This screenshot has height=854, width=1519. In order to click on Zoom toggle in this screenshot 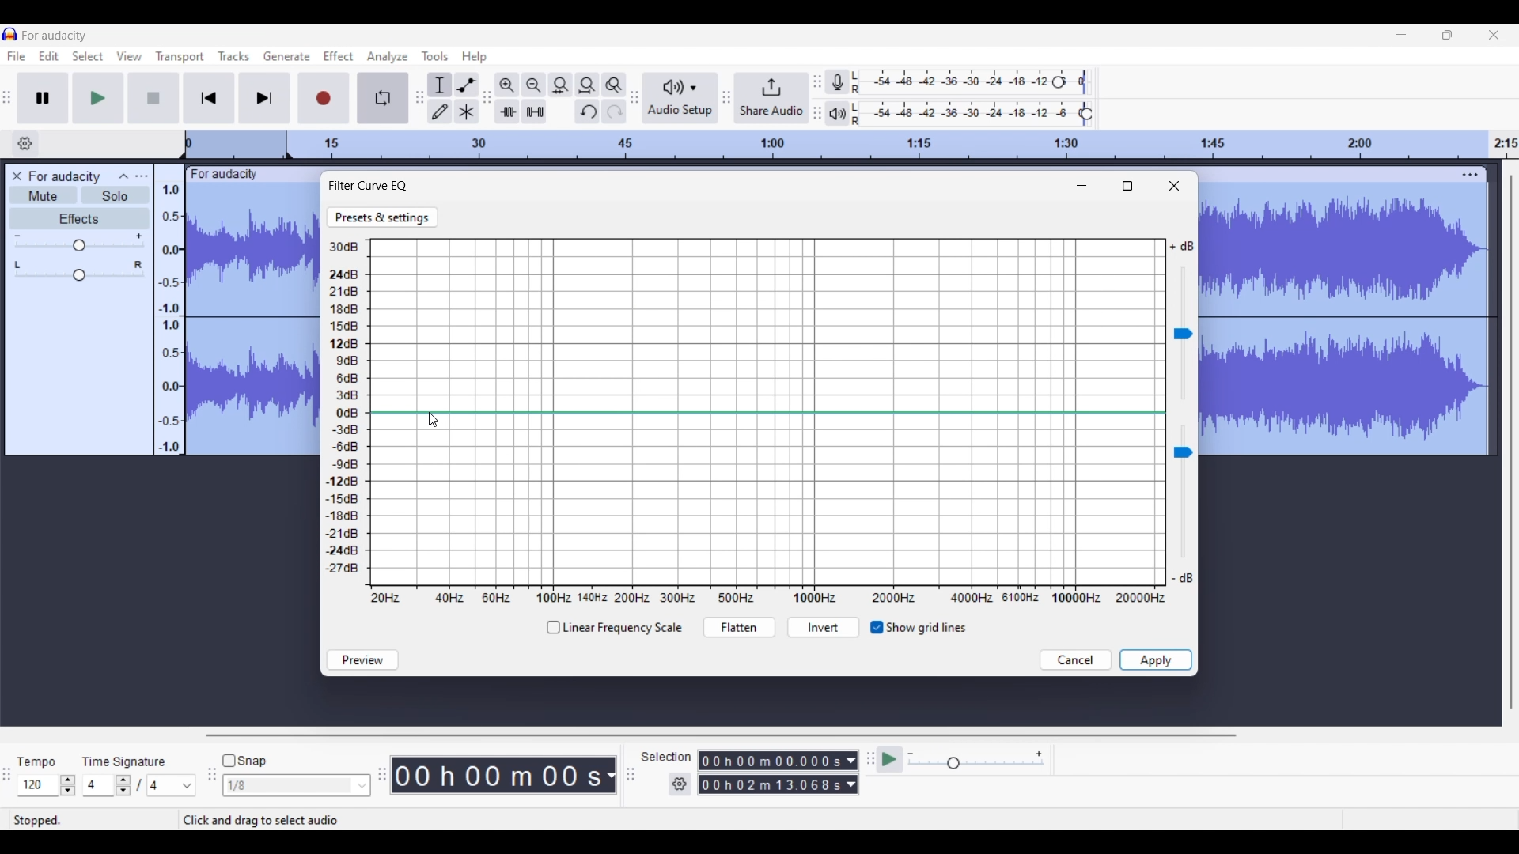, I will do `click(615, 85)`.